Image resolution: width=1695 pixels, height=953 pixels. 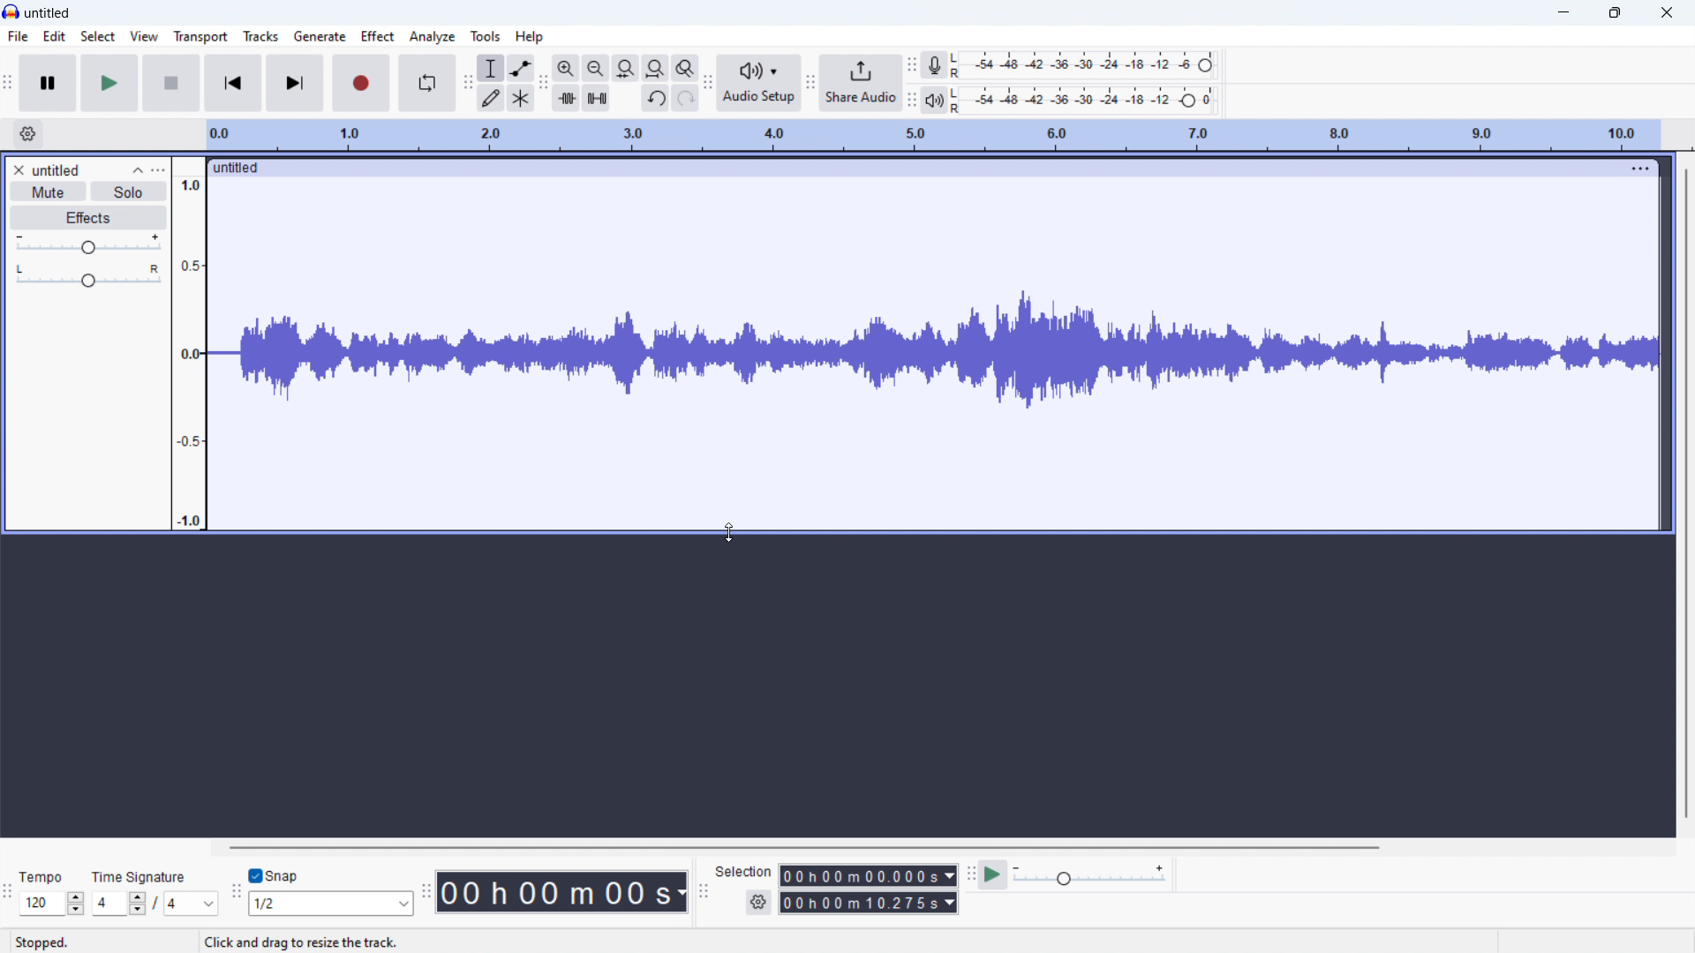 What do you see at coordinates (565, 68) in the screenshot?
I see `zoom in` at bounding box center [565, 68].